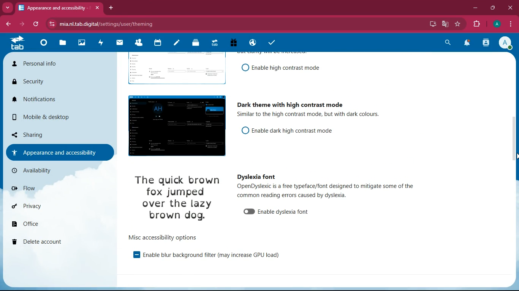  I want to click on activity, so click(486, 44).